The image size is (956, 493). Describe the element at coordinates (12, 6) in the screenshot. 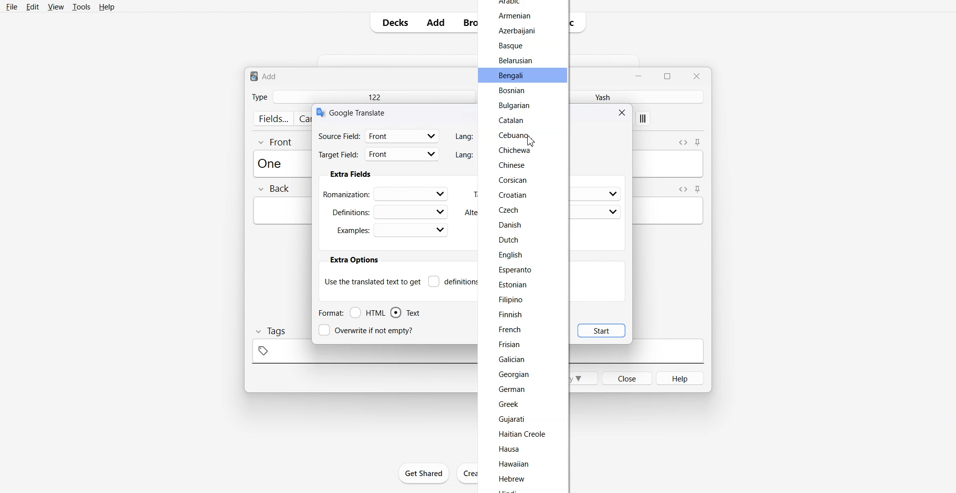

I see `File` at that location.